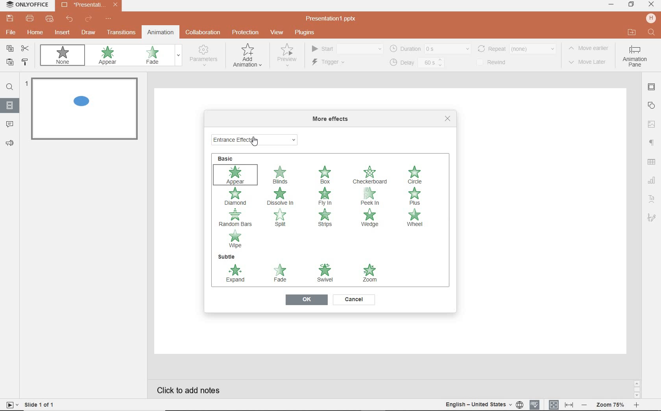  What do you see at coordinates (9, 63) in the screenshot?
I see `PASTE` at bounding box center [9, 63].